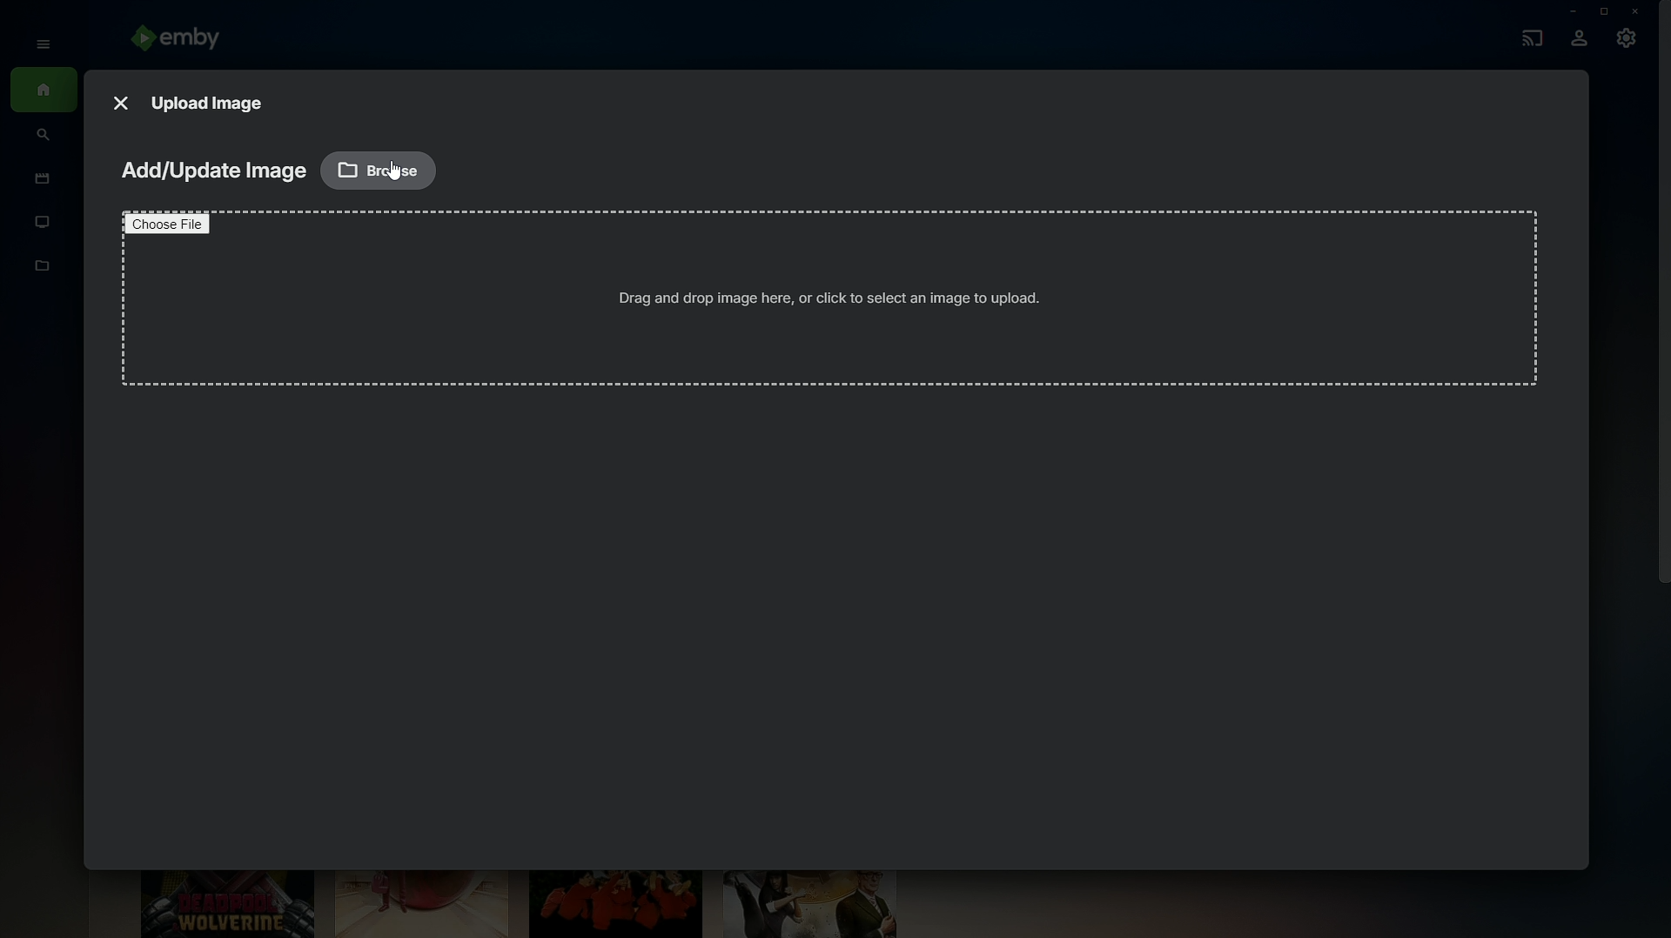  What do you see at coordinates (393, 171) in the screenshot?
I see `` at bounding box center [393, 171].